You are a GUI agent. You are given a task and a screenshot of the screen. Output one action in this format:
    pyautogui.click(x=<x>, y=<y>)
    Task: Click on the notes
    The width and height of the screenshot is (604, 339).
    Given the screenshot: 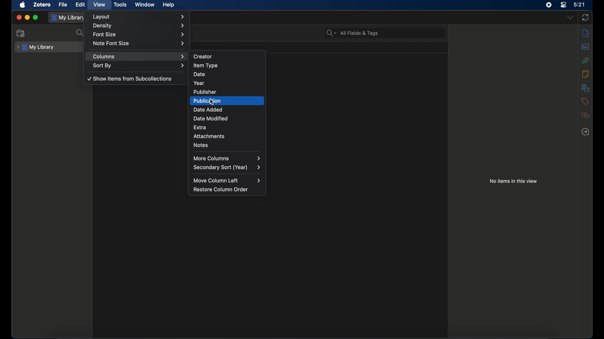 What is the action you would take?
    pyautogui.click(x=228, y=145)
    